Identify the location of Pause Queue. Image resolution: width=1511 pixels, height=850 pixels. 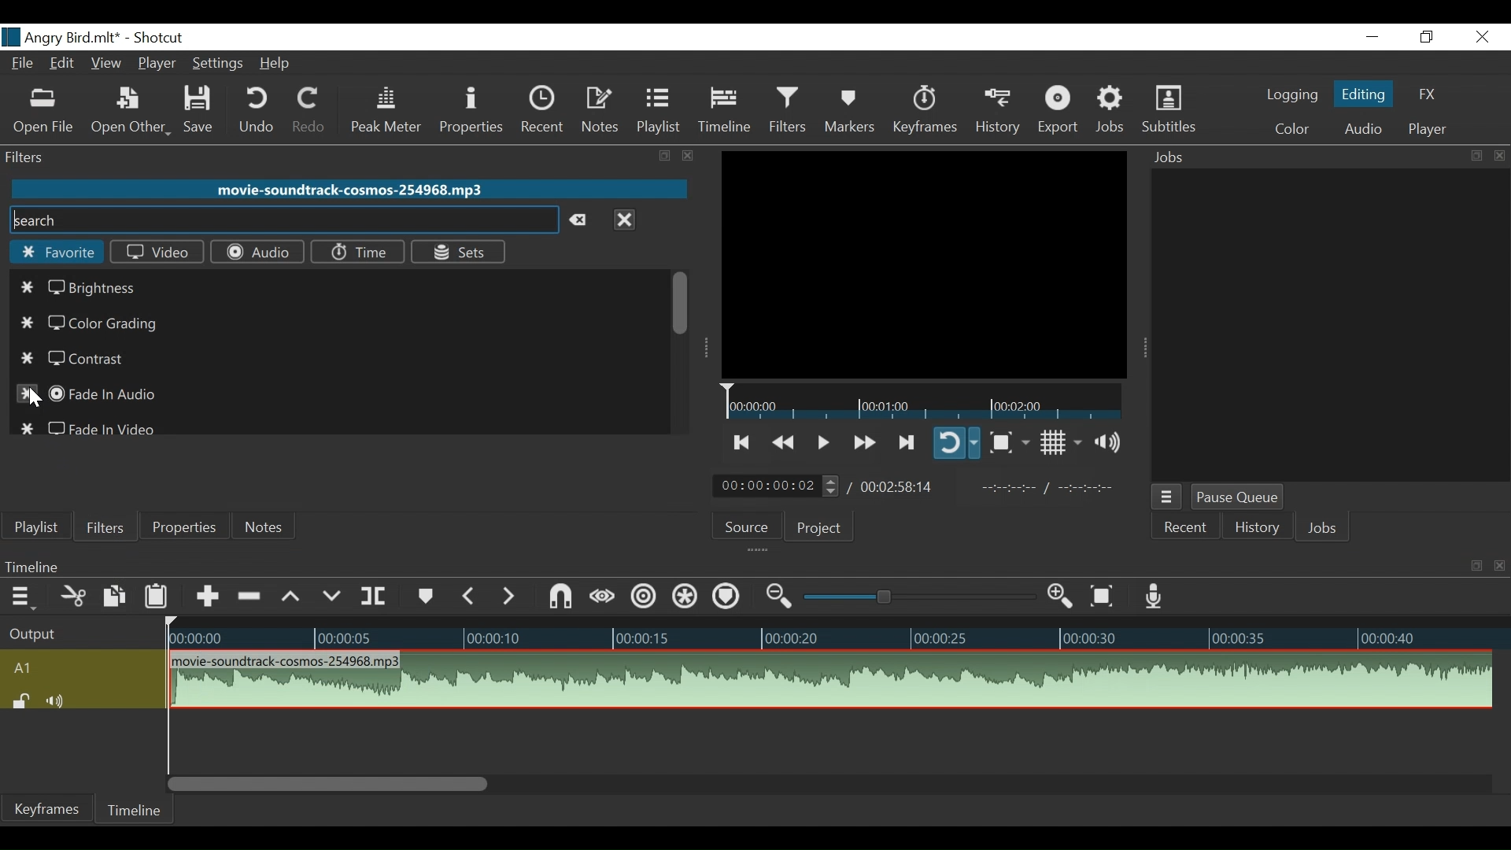
(1238, 497).